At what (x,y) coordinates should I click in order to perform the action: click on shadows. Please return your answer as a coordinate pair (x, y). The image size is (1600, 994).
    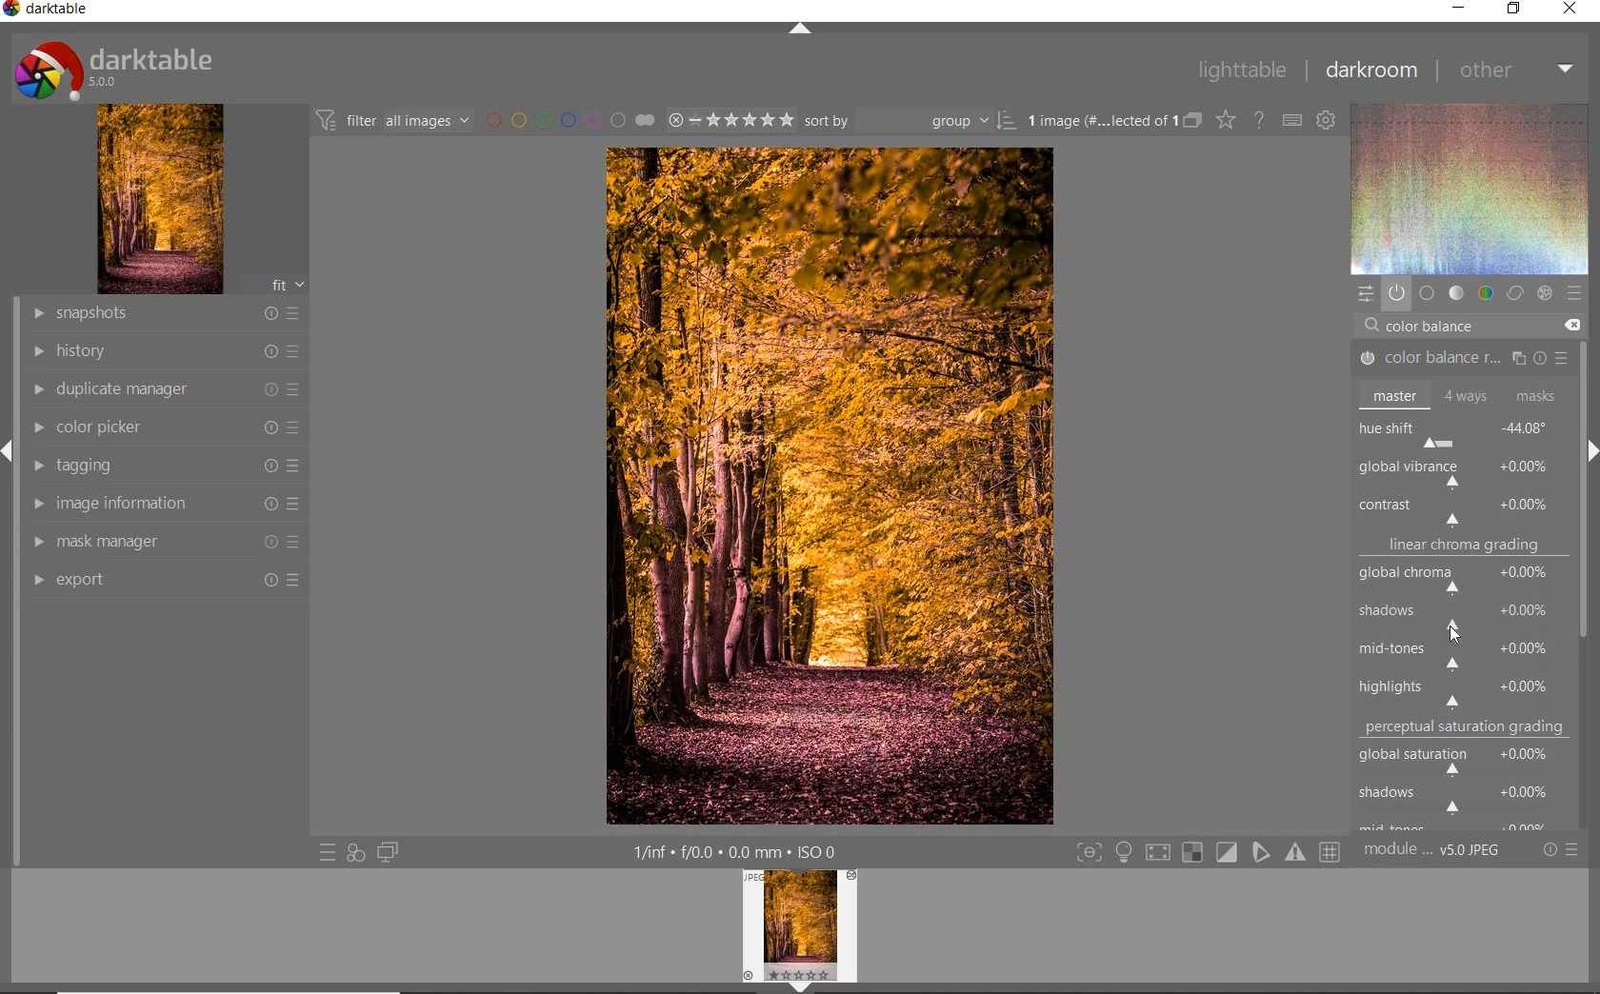
    Looking at the image, I should click on (1462, 797).